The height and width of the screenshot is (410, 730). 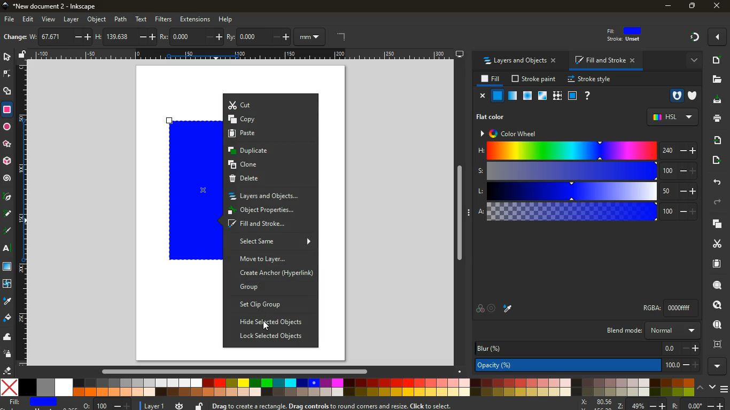 I want to click on more, so click(x=719, y=365).